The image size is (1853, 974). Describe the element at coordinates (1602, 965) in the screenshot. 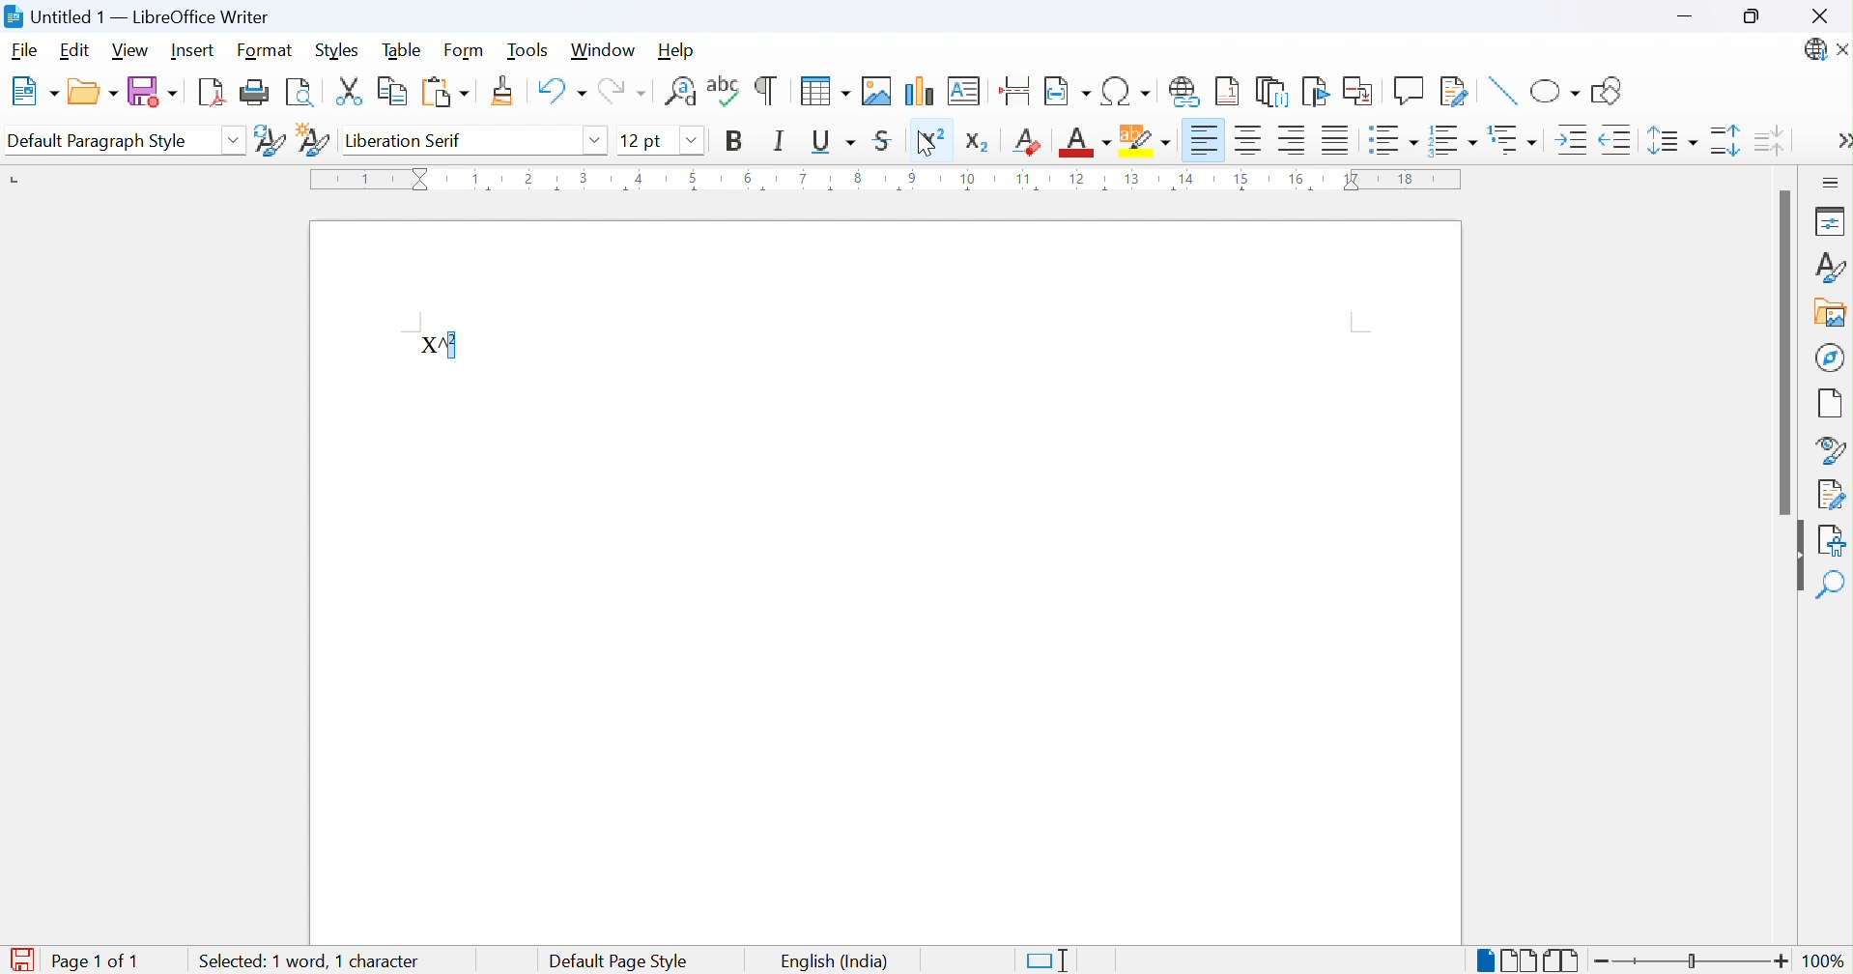

I see `Zoom out` at that location.